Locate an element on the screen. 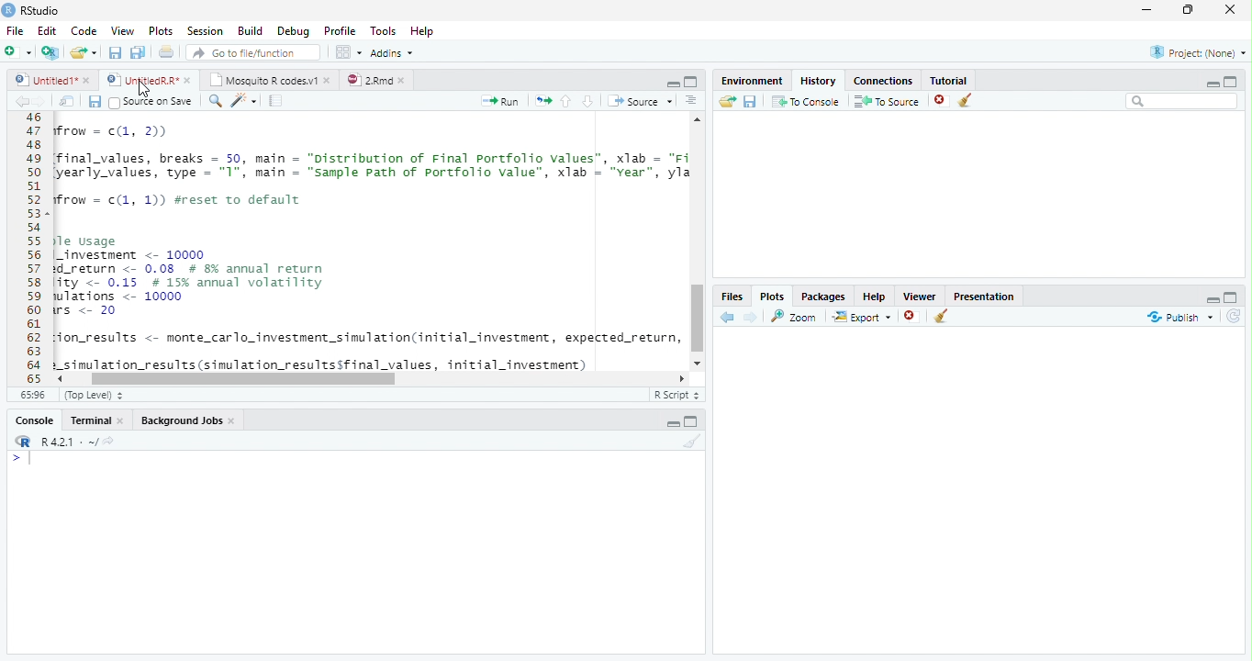  Packages is located at coordinates (822, 295).